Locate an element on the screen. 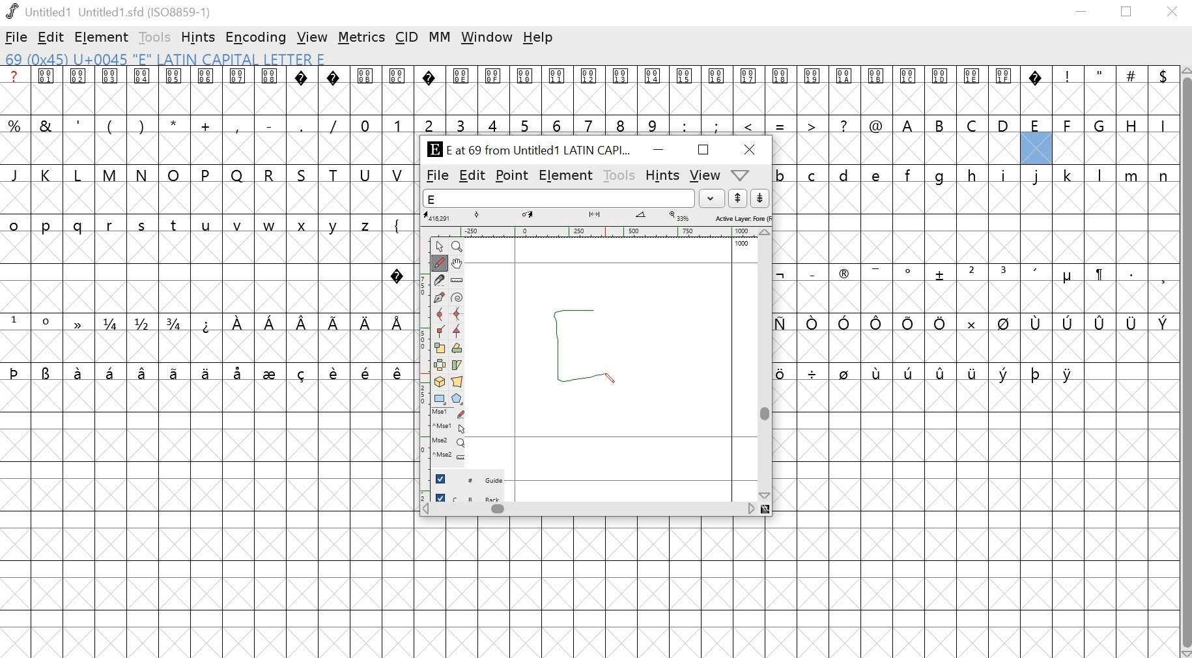  element is located at coordinates (565, 175).